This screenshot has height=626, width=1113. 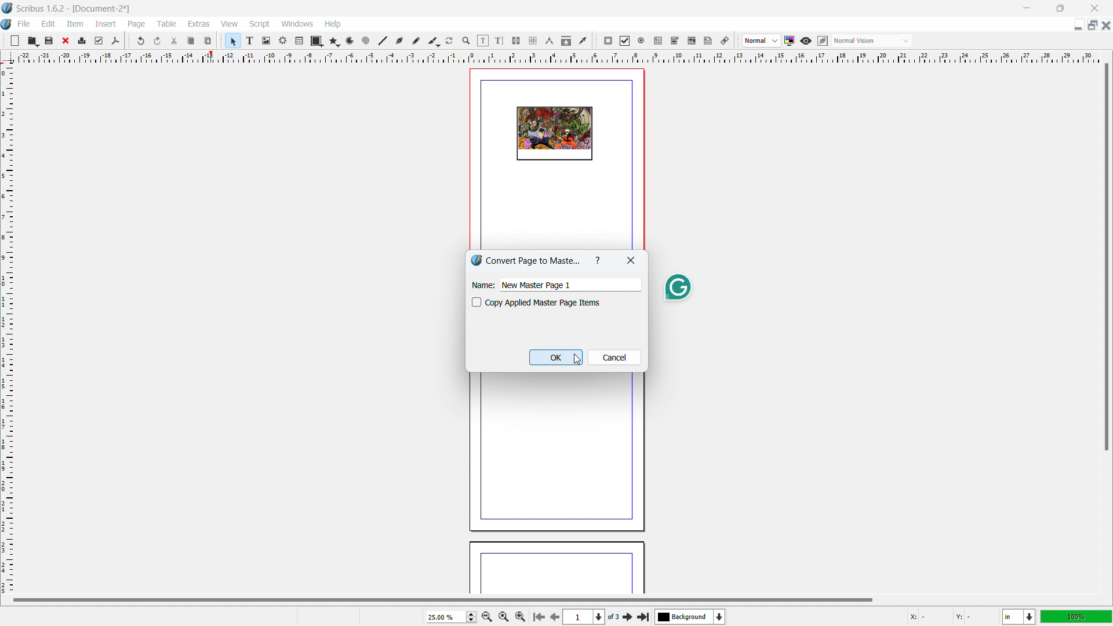 I want to click on maximize window, so click(x=1059, y=8).